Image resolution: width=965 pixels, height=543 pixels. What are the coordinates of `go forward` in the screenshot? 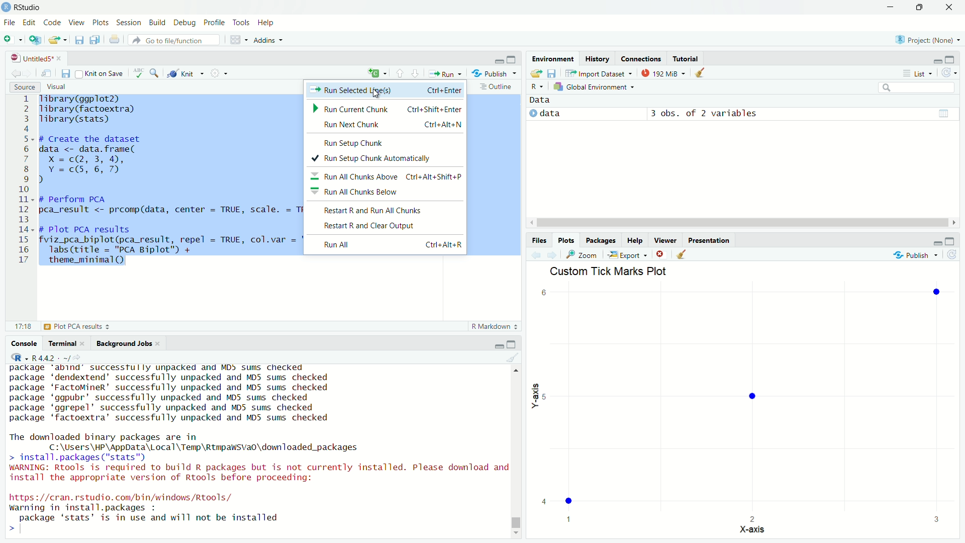 It's located at (416, 72).